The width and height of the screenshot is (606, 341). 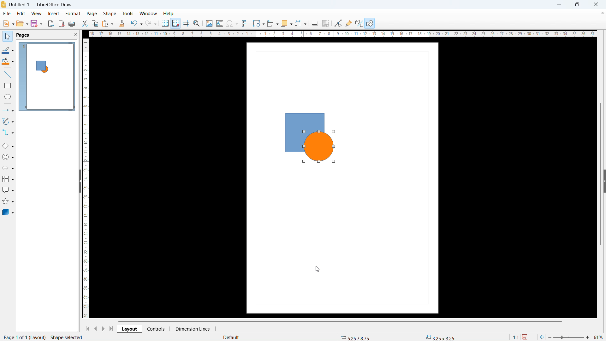 What do you see at coordinates (186, 23) in the screenshot?
I see `guideline while moving` at bounding box center [186, 23].